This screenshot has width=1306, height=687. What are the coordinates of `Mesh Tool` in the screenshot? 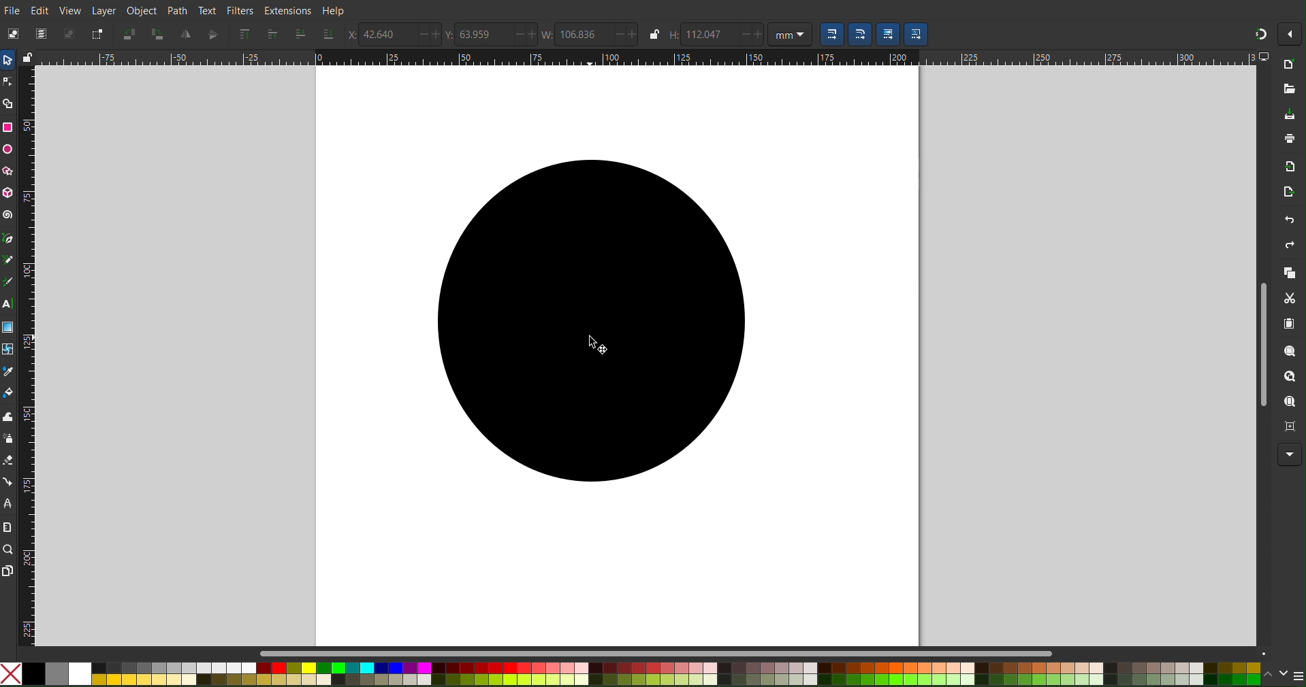 It's located at (8, 348).